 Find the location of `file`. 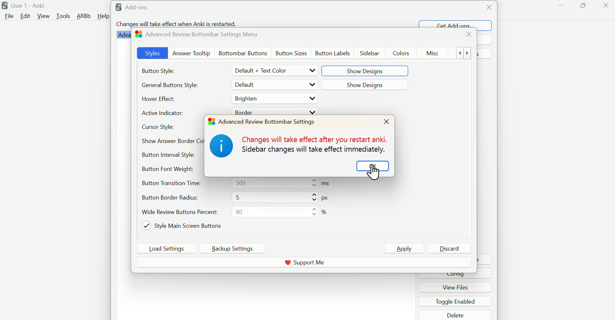

file is located at coordinates (8, 18).